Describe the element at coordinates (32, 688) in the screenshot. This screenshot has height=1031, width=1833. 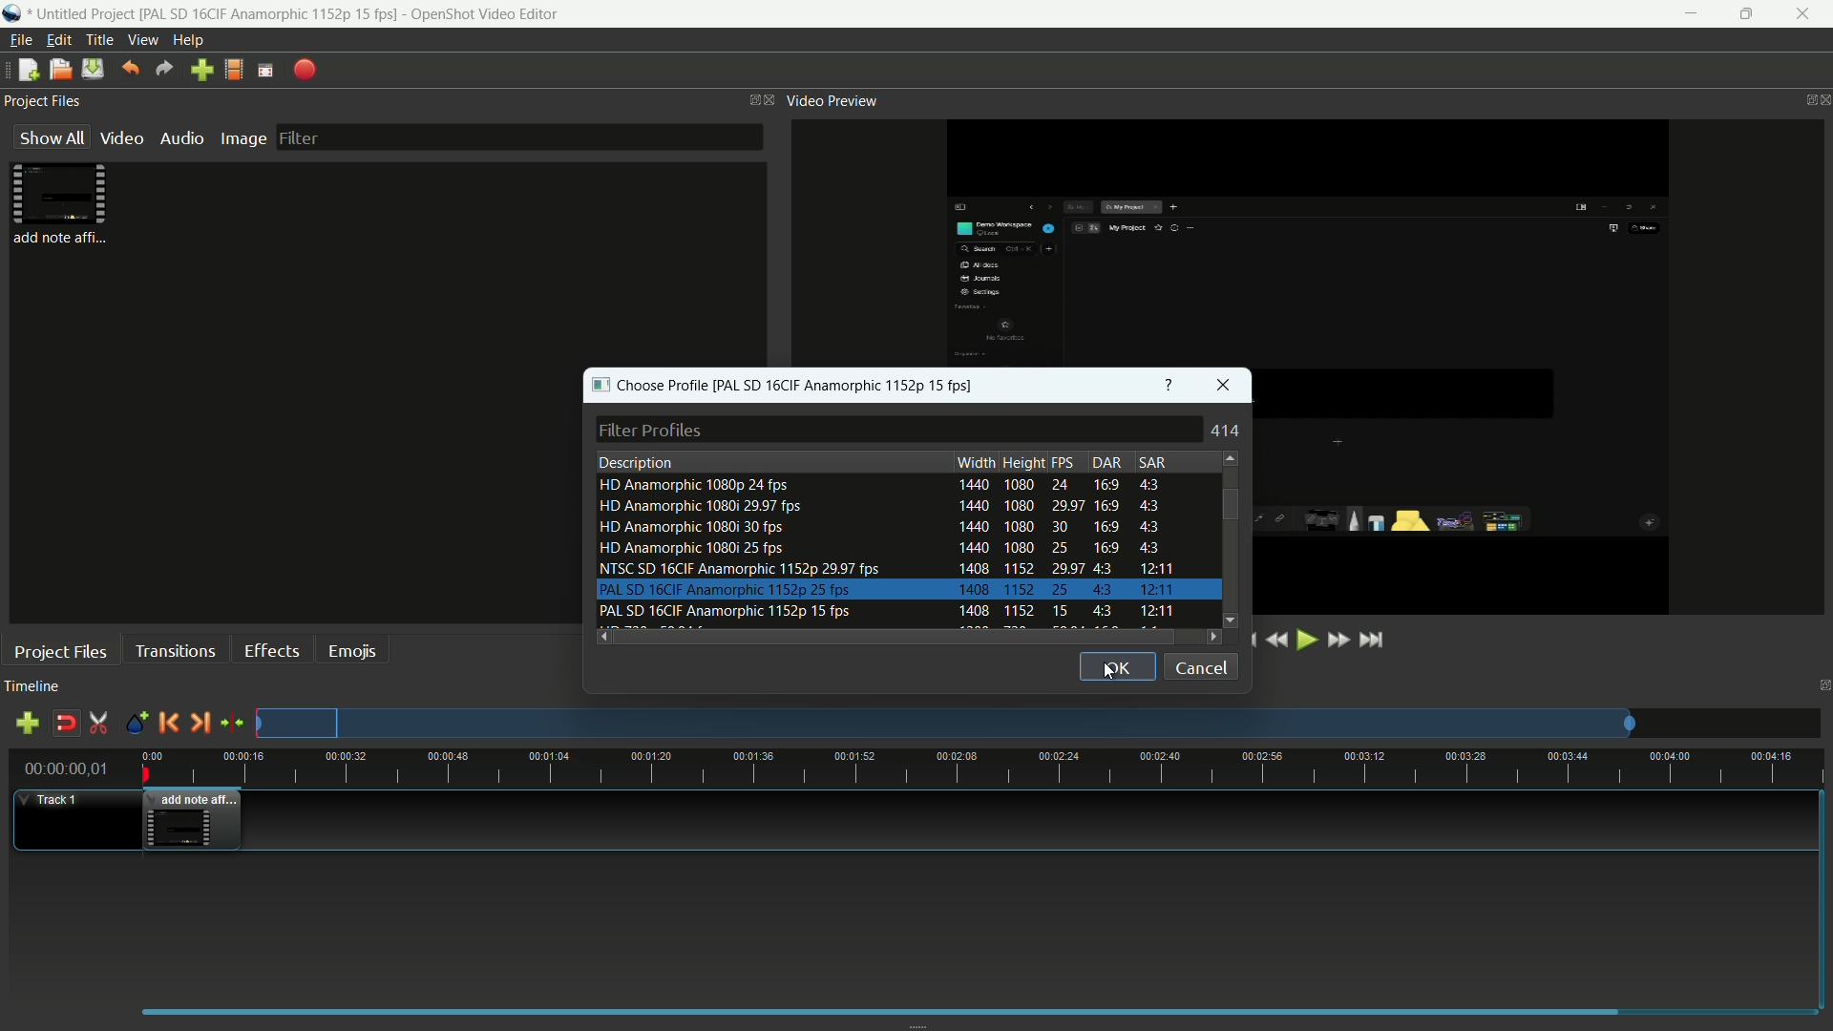
I see `timeline` at that location.